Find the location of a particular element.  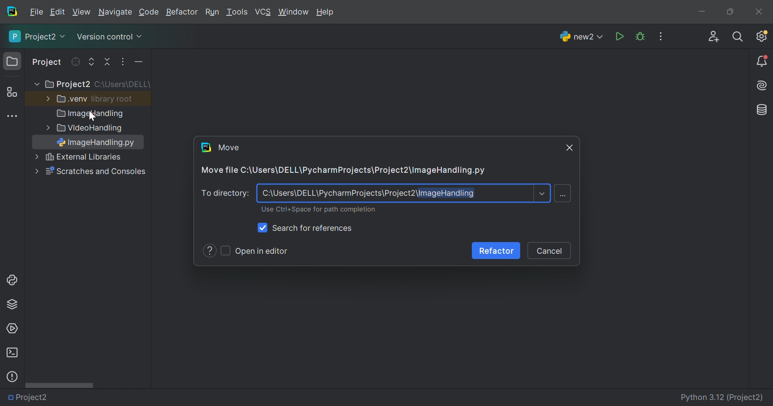

path is located at coordinates (370, 194).